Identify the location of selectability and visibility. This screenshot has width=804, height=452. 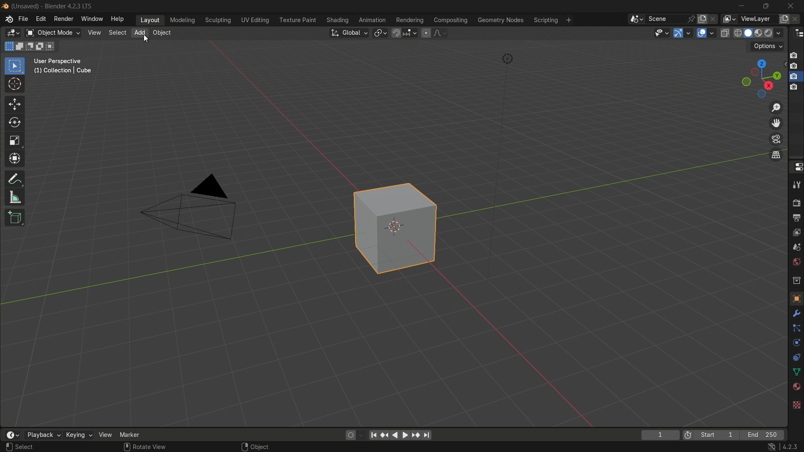
(662, 33).